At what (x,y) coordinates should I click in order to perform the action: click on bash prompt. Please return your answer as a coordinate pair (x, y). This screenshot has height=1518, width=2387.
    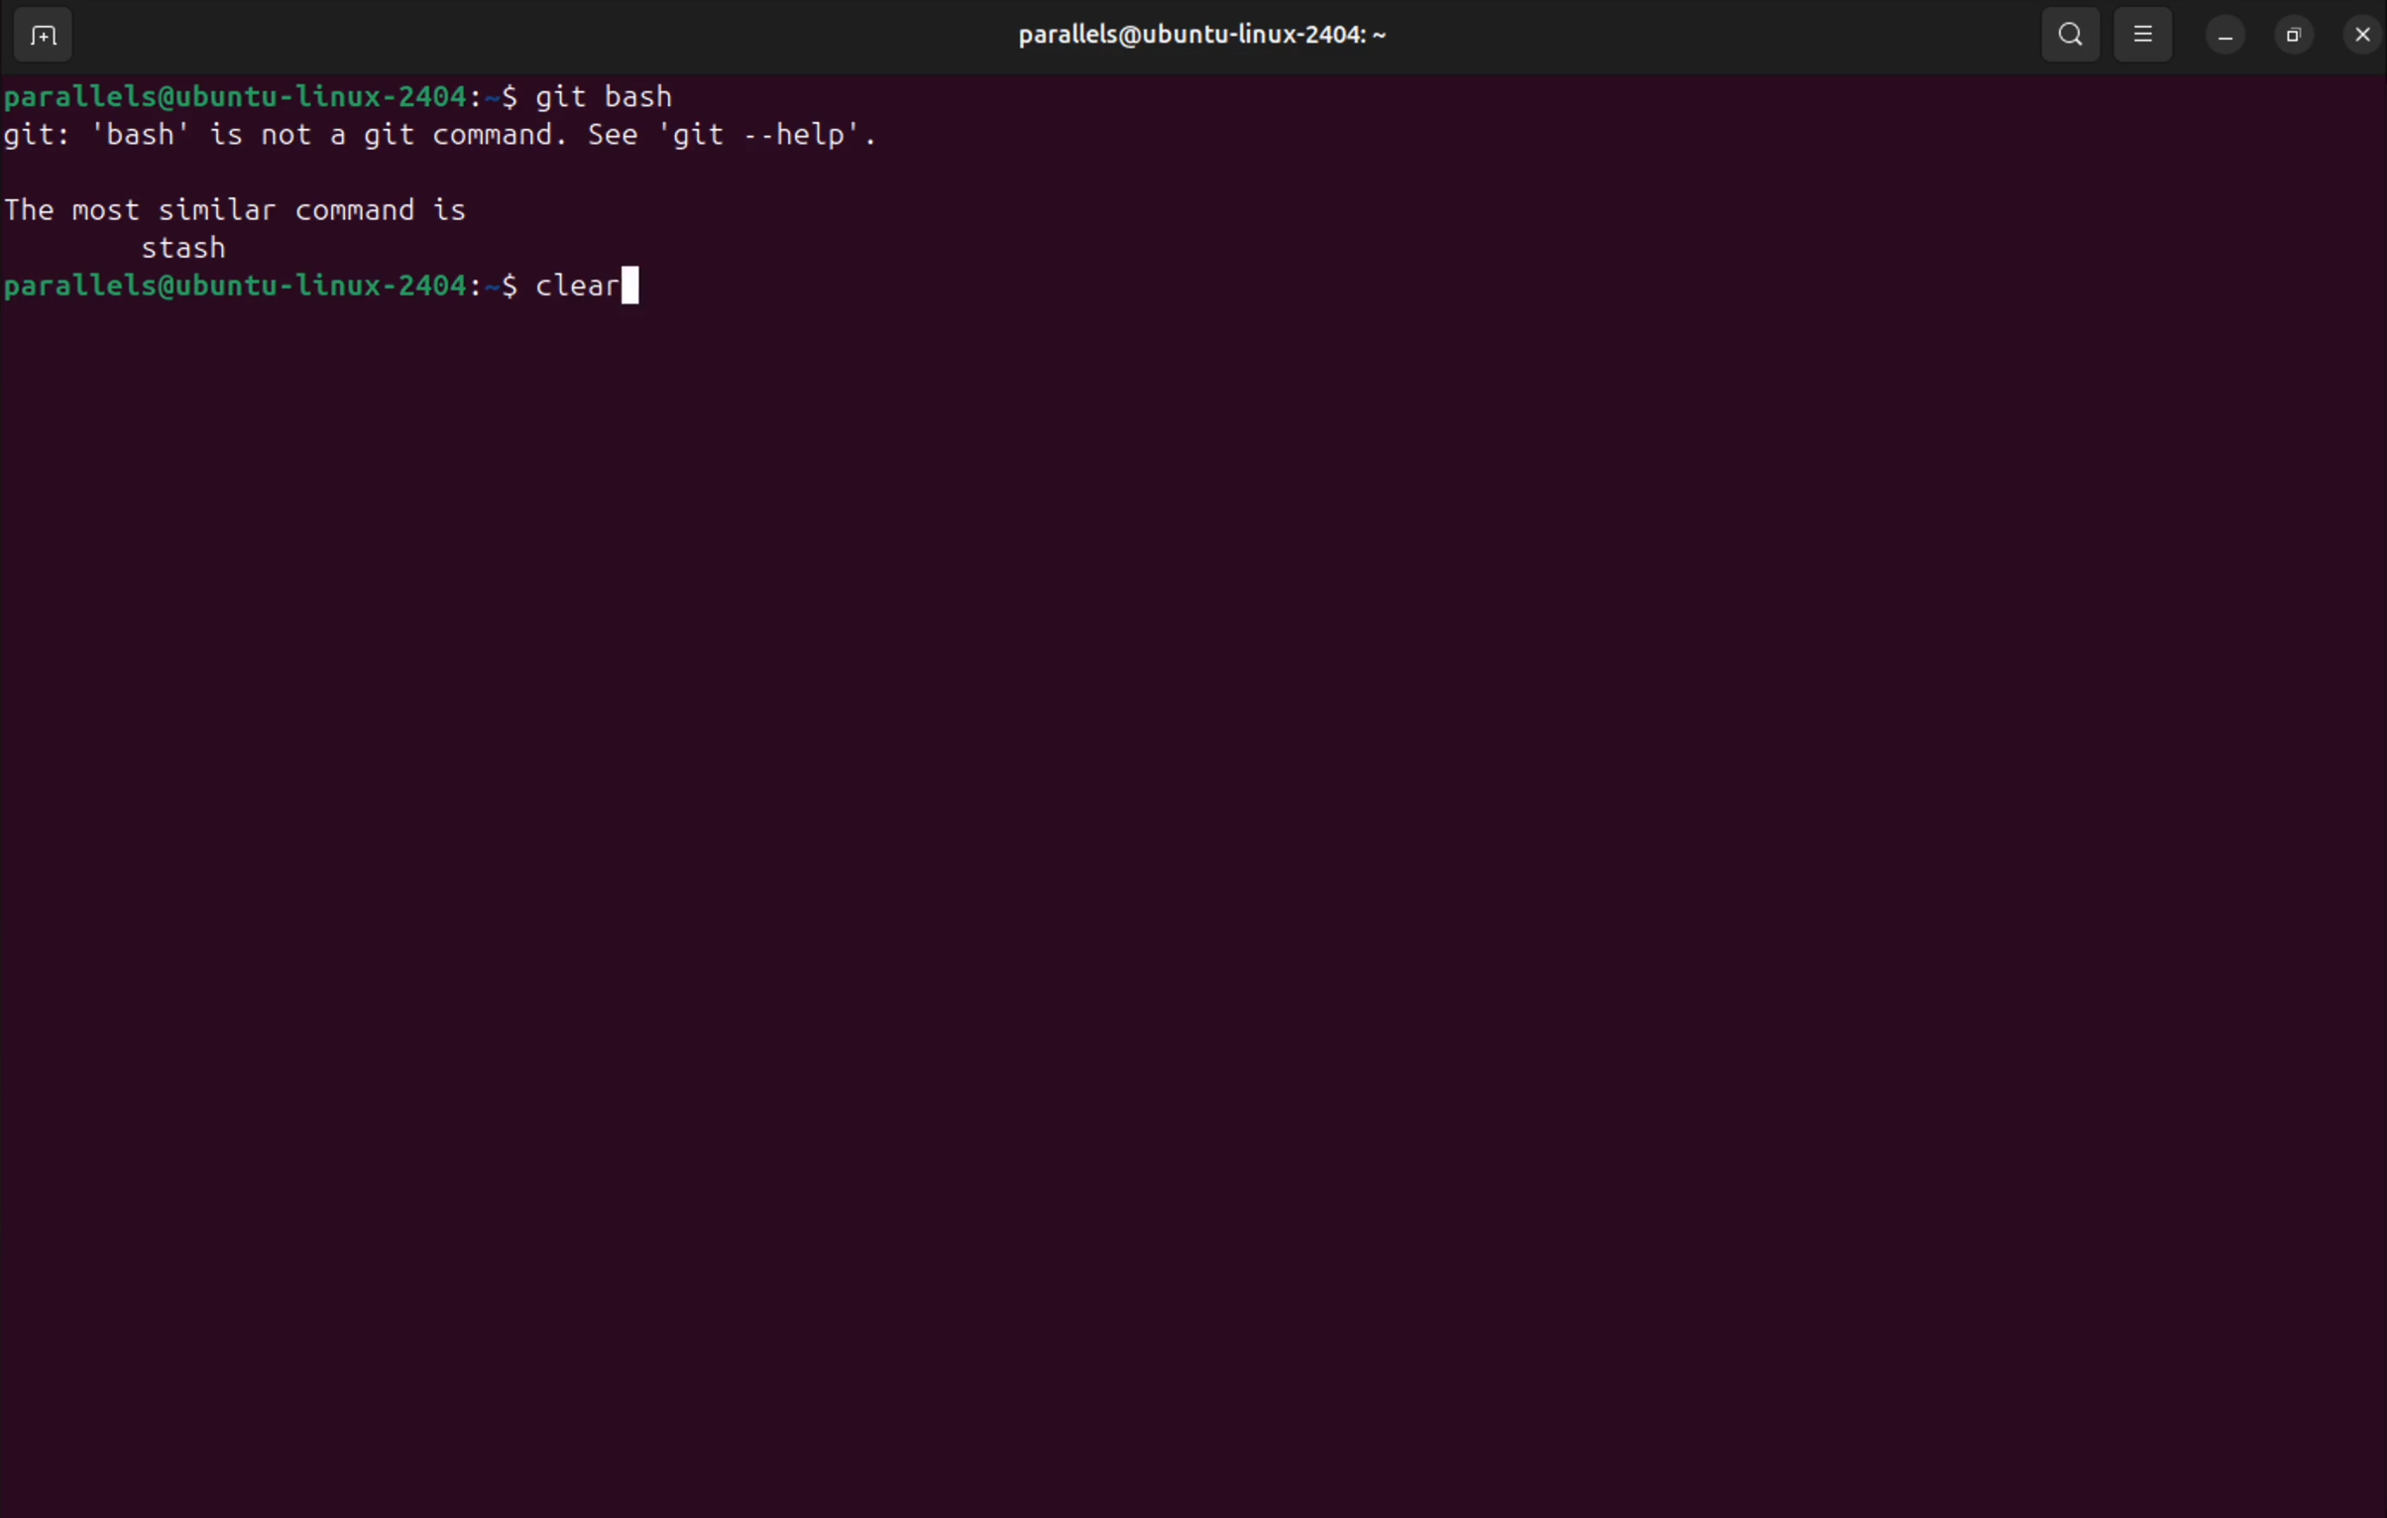
    Looking at the image, I should click on (242, 95).